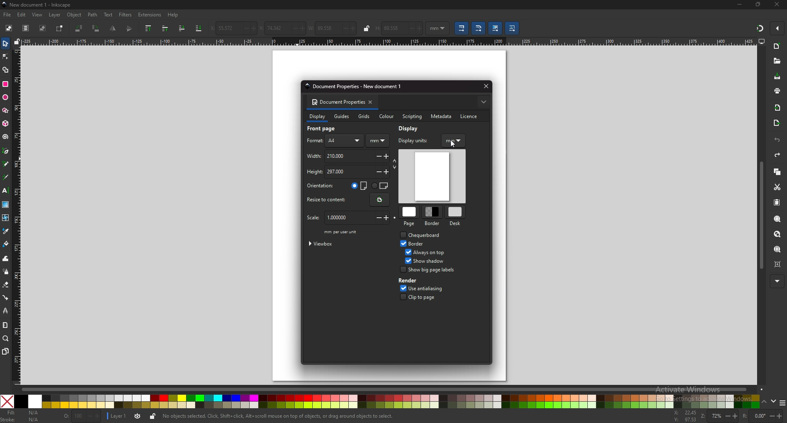 The width and height of the screenshot is (787, 423). Describe the element at coordinates (5, 177) in the screenshot. I see `calligraphy` at that location.